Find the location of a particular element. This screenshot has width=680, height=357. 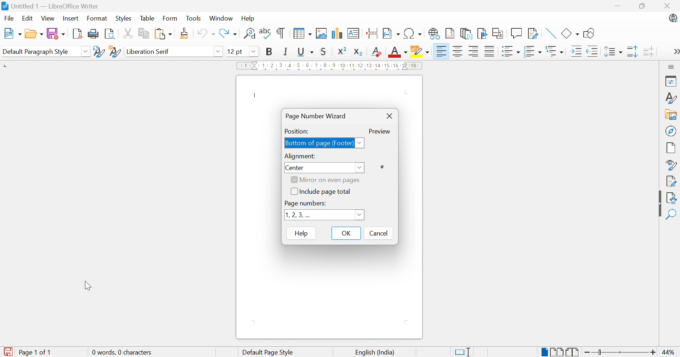

Manage changes is located at coordinates (671, 181).